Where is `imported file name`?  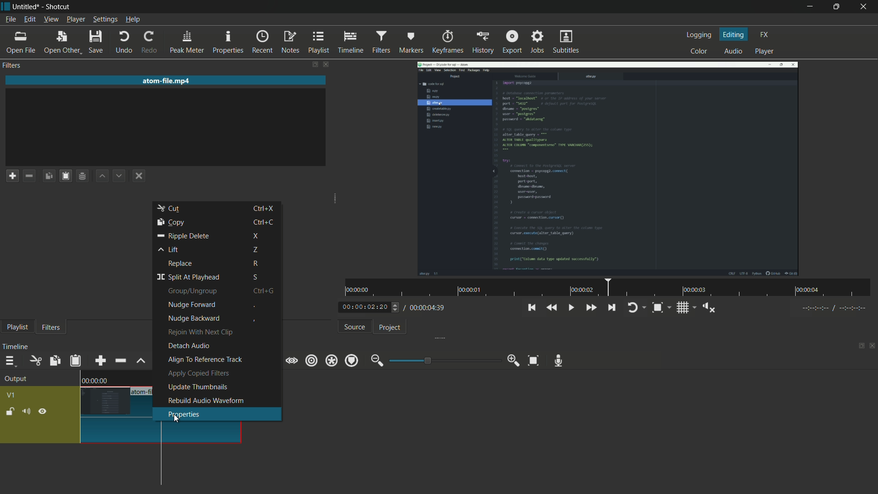
imported file name is located at coordinates (164, 81).